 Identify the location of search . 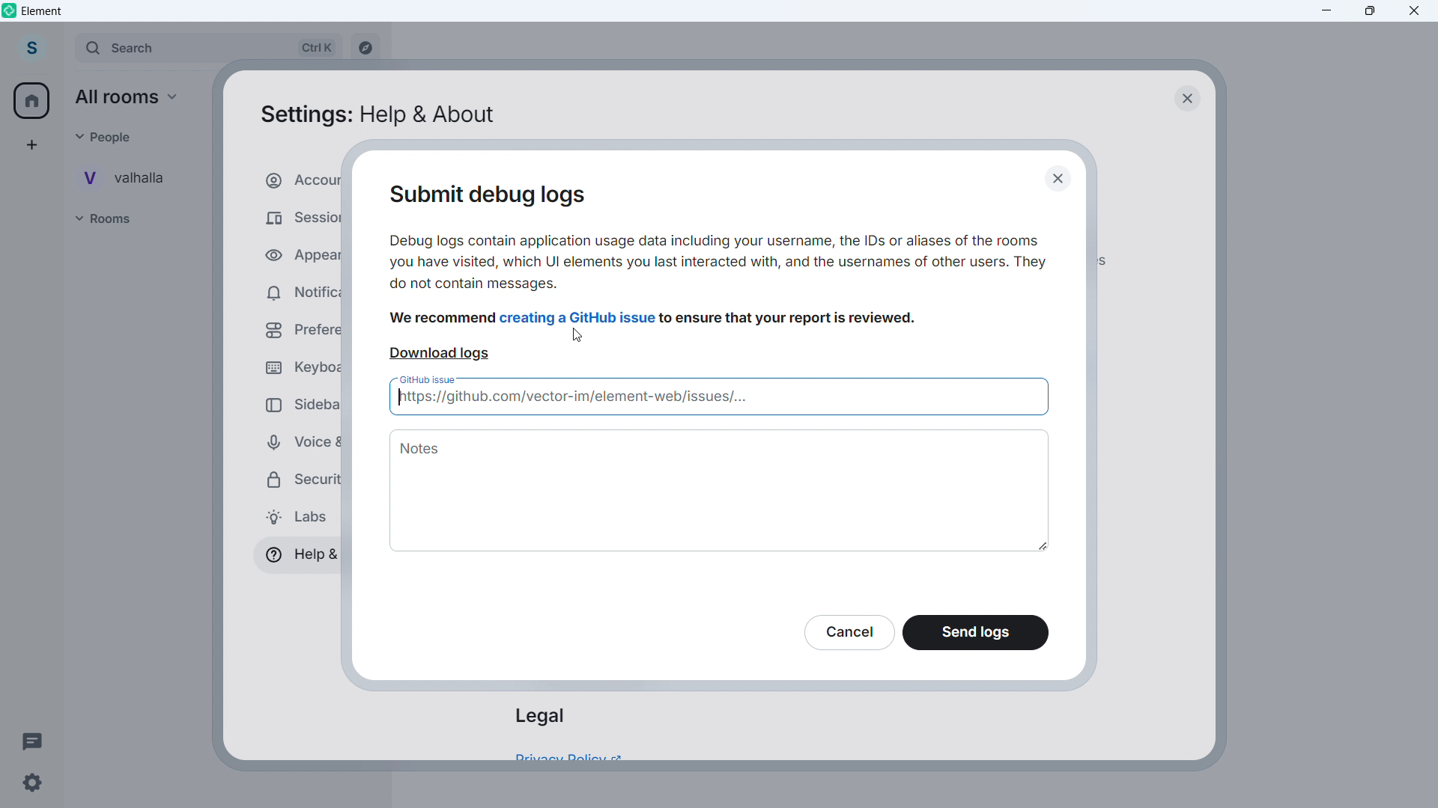
(207, 49).